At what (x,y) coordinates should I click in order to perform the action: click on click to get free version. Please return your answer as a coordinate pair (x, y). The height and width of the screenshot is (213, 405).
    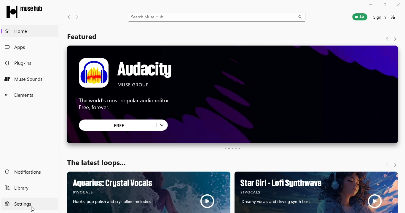
    Looking at the image, I should click on (118, 125).